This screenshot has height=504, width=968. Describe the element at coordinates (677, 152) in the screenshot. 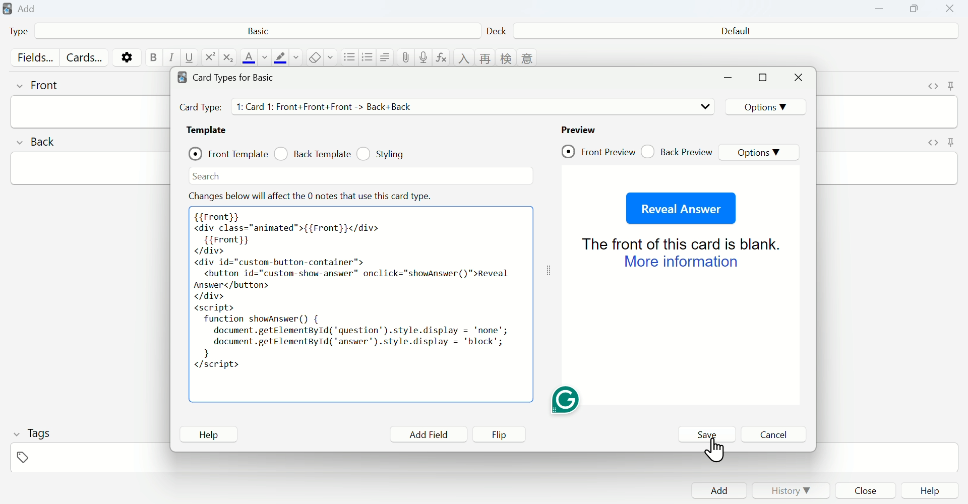

I see `Back Preview` at that location.